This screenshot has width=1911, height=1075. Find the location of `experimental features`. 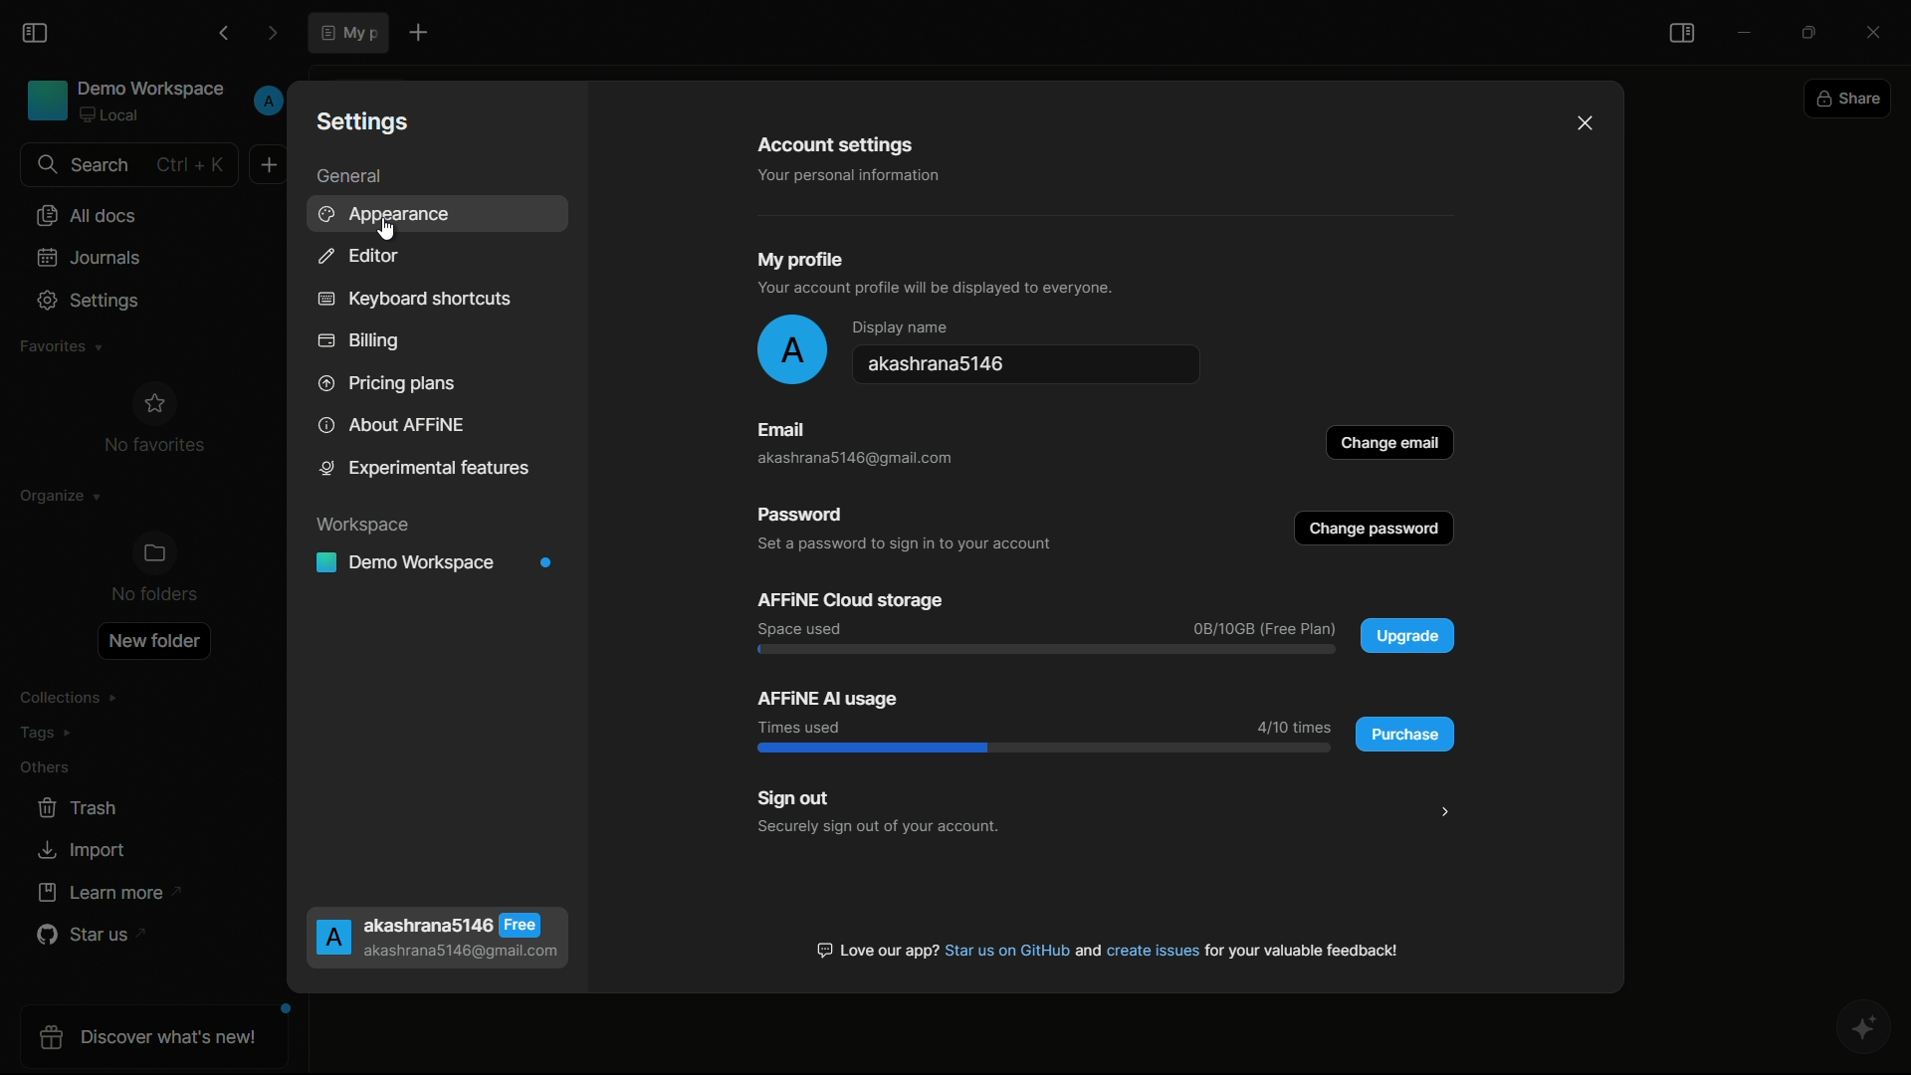

experimental features is located at coordinates (426, 472).